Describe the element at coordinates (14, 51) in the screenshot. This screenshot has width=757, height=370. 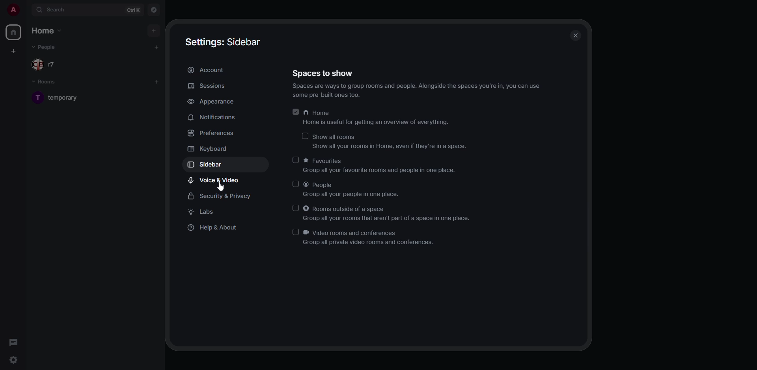
I see `create space` at that location.